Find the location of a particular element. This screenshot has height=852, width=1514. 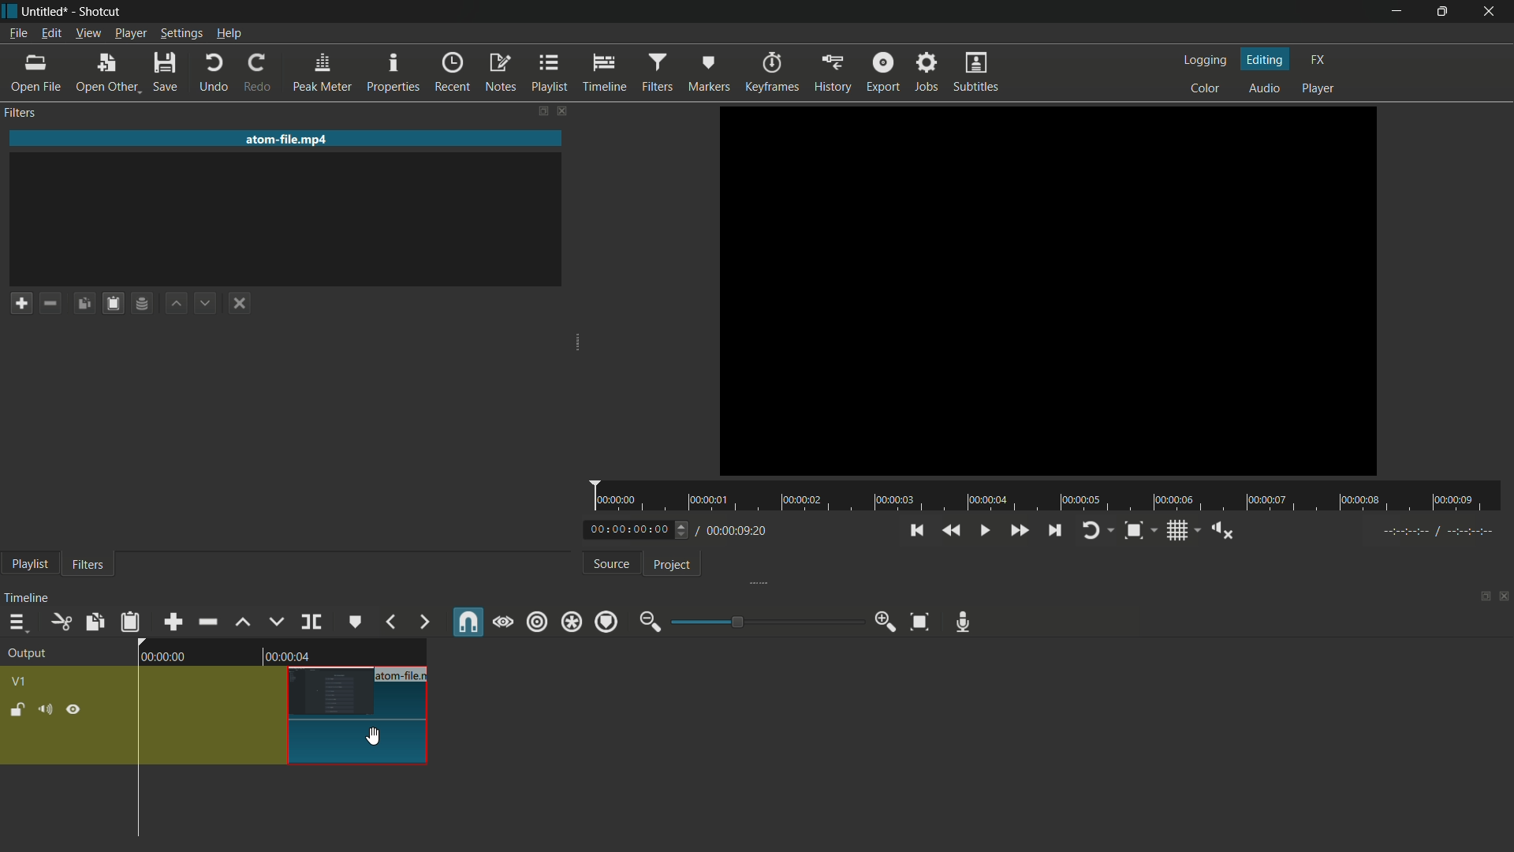

help menu is located at coordinates (229, 33).